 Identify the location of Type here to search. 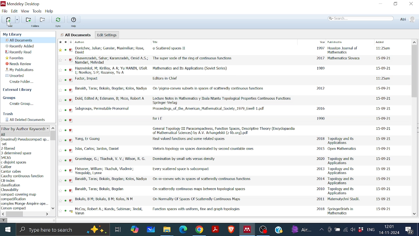
(63, 230).